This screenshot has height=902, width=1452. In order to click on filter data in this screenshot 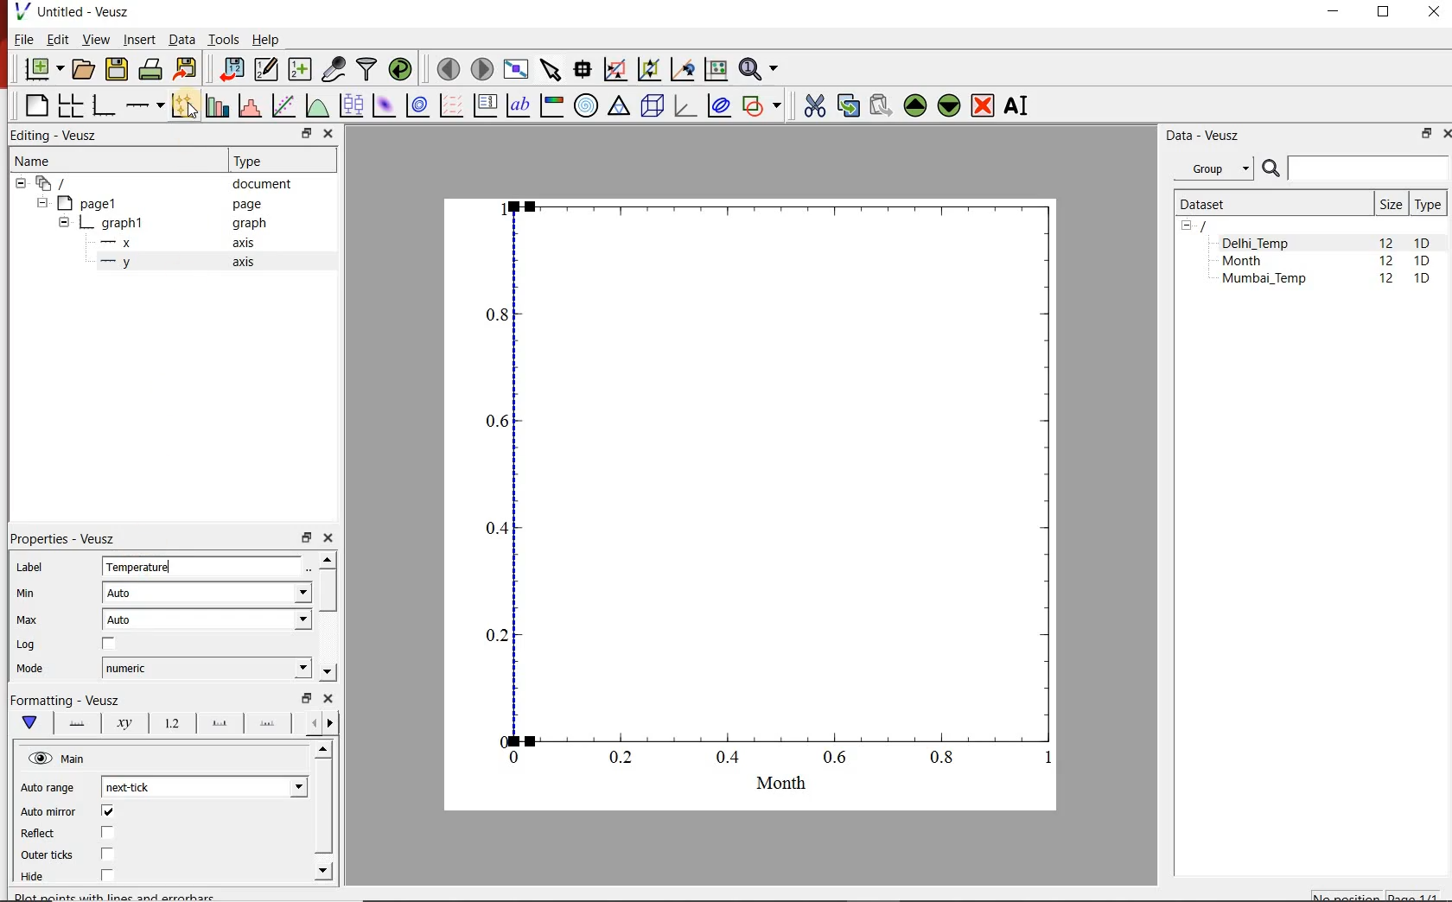, I will do `click(367, 69)`.